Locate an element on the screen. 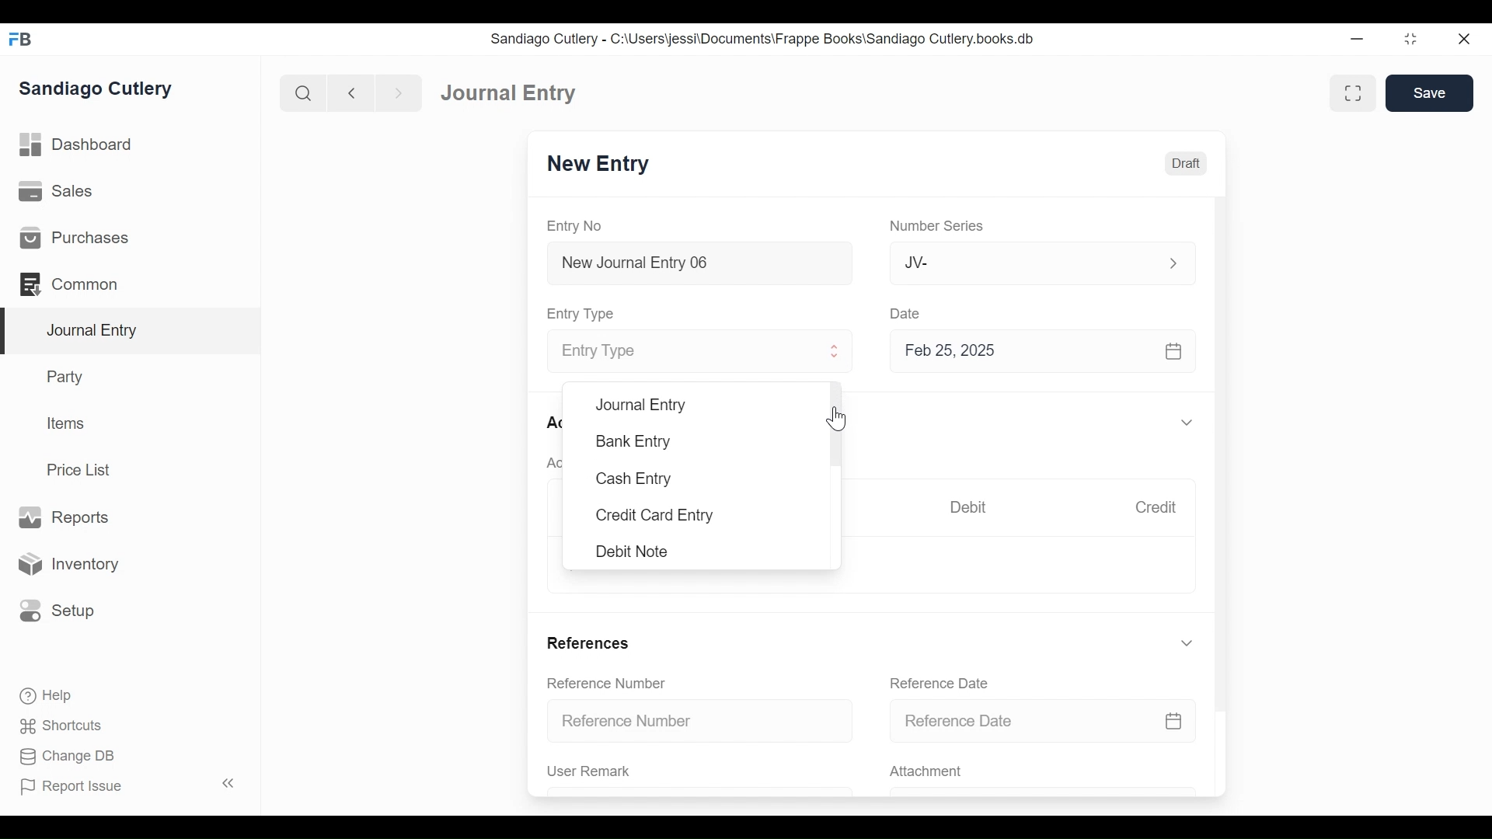  Close is located at coordinates (1466, 38).